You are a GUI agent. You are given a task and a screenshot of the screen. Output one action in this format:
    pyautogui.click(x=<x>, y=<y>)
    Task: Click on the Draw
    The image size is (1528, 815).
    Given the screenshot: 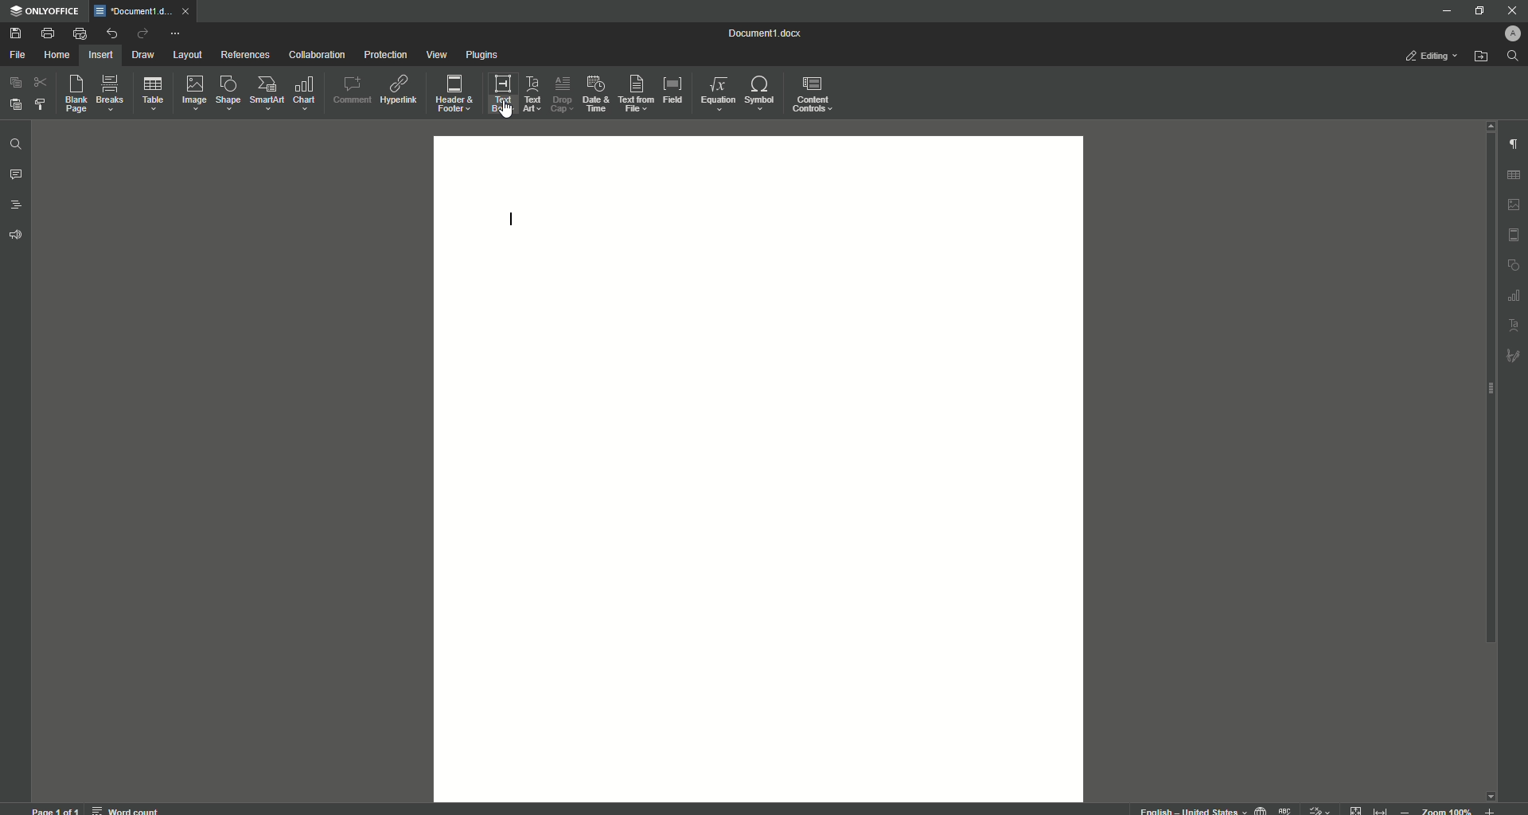 What is the action you would take?
    pyautogui.click(x=144, y=56)
    